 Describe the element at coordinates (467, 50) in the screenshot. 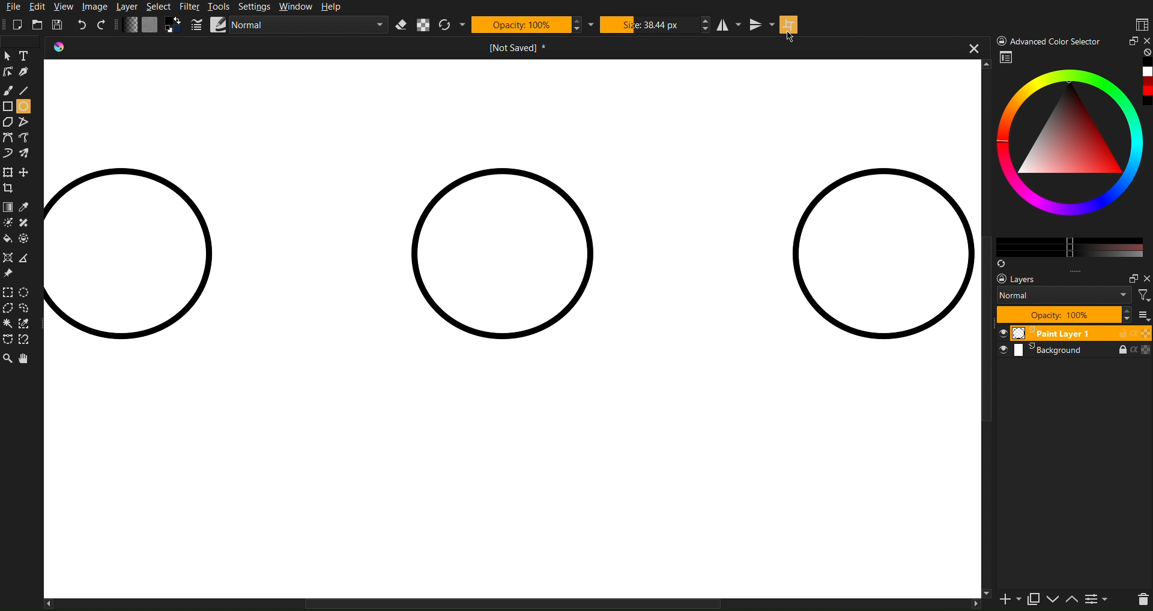

I see `Current Document` at that location.